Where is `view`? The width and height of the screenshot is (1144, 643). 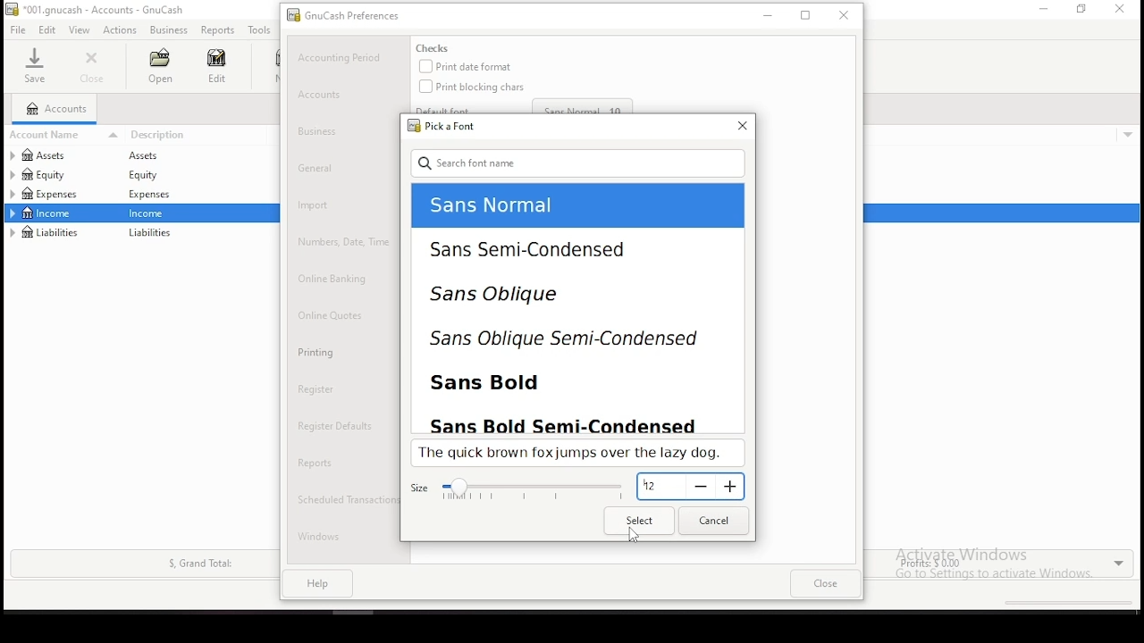 view is located at coordinates (80, 30).